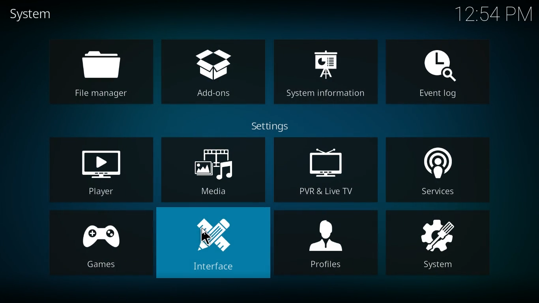 Image resolution: width=539 pixels, height=303 pixels. Describe the element at coordinates (100, 242) in the screenshot. I see `games` at that location.